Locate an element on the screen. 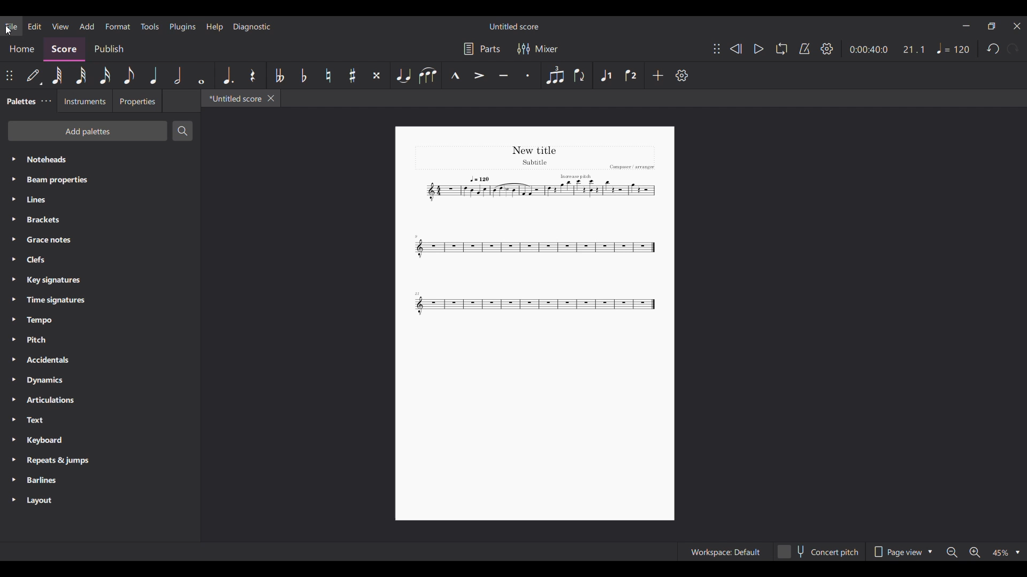 This screenshot has height=577, width=1027. File menu is located at coordinates (11, 26).